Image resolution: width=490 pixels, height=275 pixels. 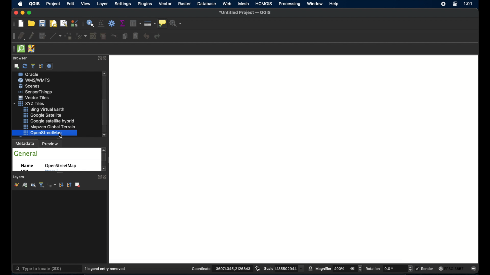 What do you see at coordinates (247, 12) in the screenshot?
I see `untitled project QGIS` at bounding box center [247, 12].